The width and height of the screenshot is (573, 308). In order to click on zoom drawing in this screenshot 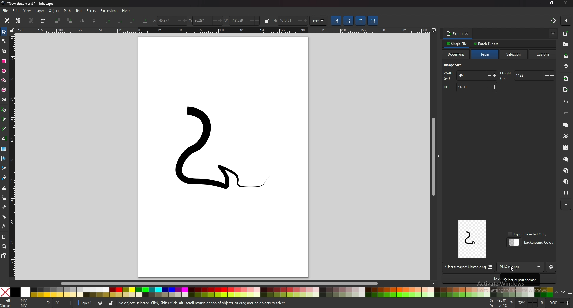, I will do `click(567, 171)`.